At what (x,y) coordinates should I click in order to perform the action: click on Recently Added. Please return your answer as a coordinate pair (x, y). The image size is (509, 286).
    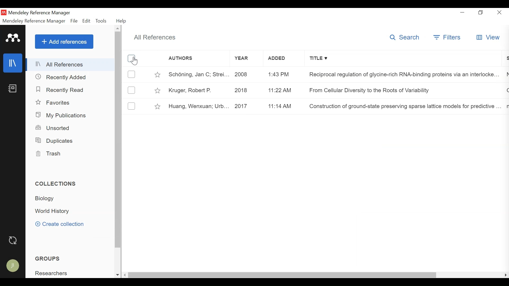
    Looking at the image, I should click on (61, 77).